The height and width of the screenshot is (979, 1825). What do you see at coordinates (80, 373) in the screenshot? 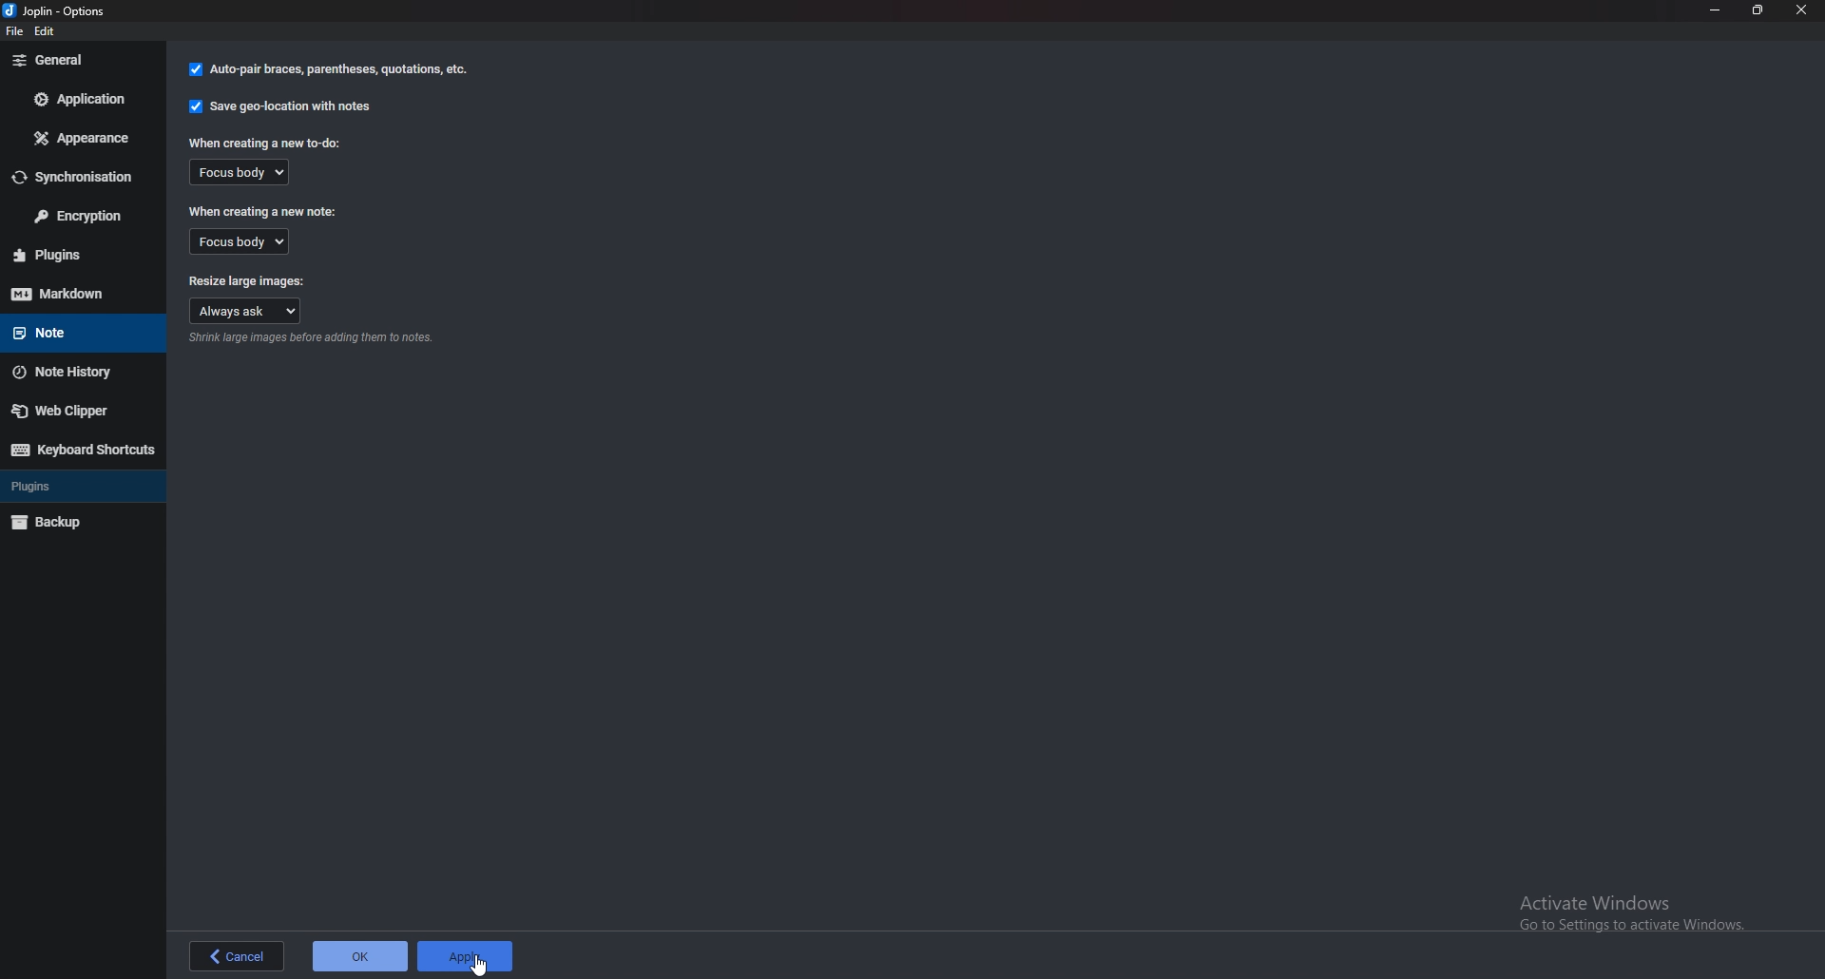
I see `Note history` at bounding box center [80, 373].